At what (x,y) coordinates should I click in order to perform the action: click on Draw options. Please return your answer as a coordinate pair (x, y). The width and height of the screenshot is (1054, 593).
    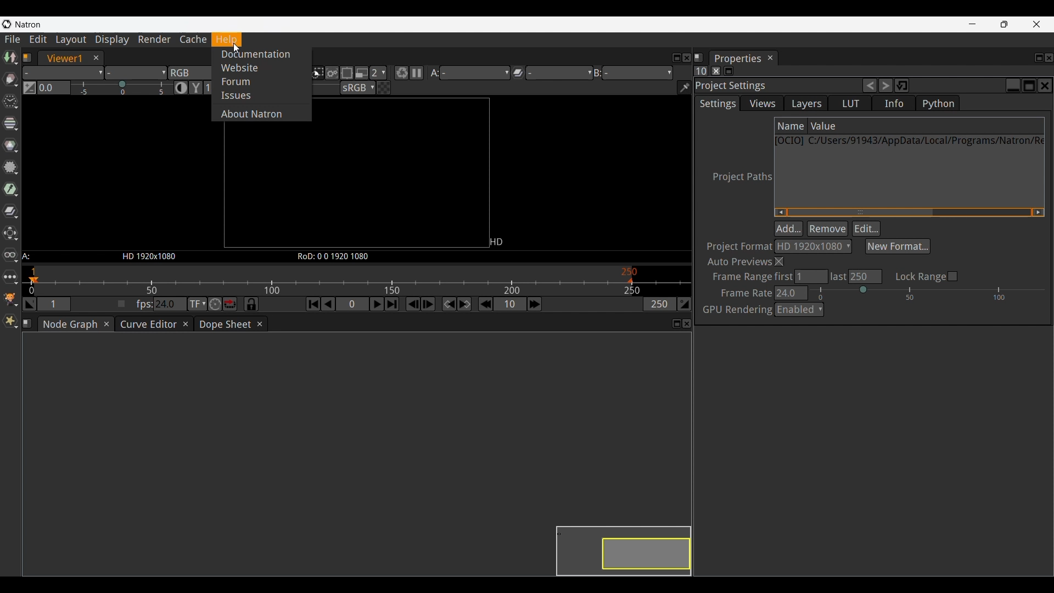
    Looking at the image, I should click on (10, 79).